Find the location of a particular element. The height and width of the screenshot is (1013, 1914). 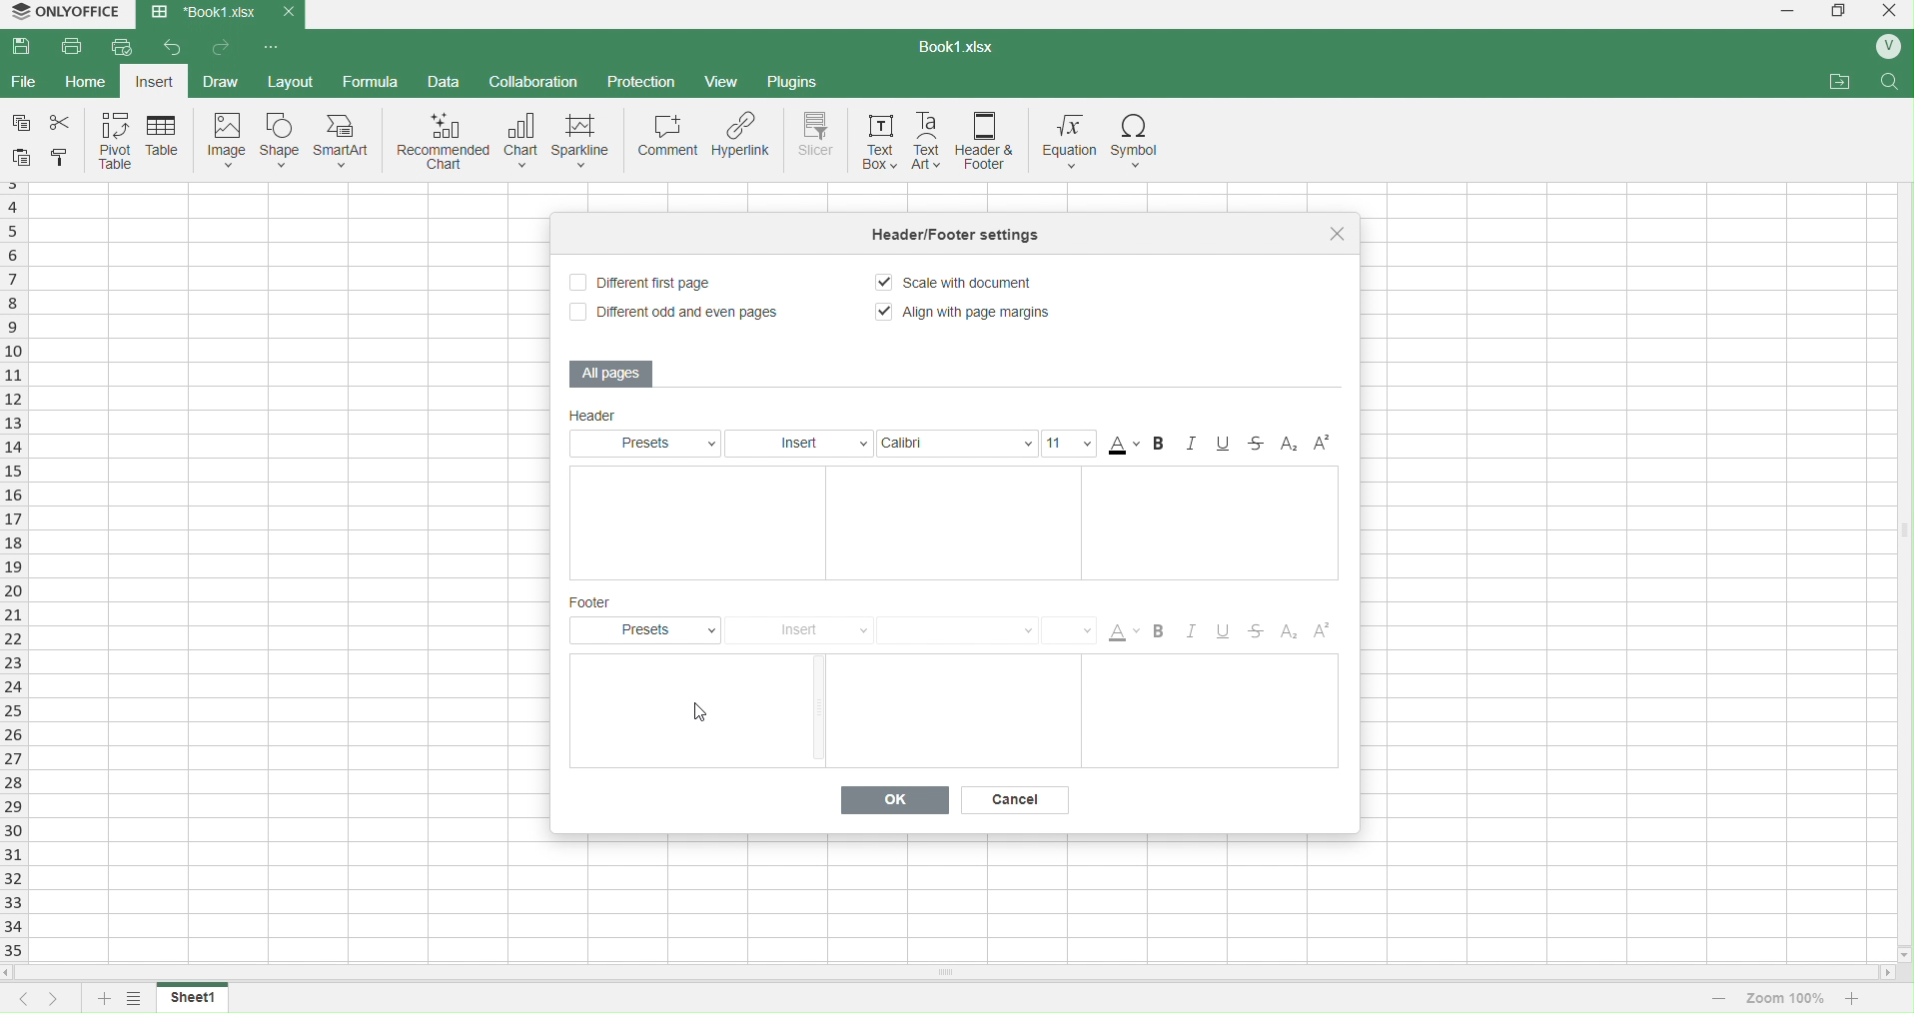

home is located at coordinates (86, 81).